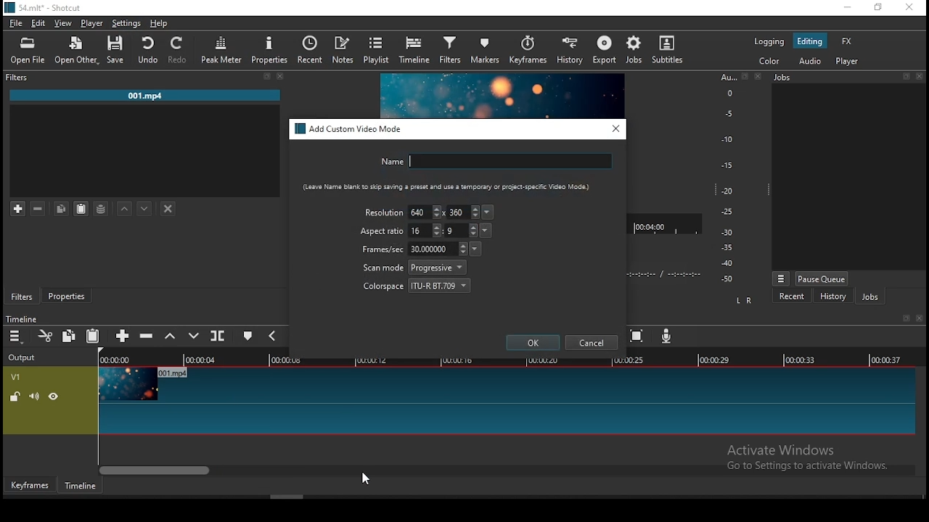 This screenshot has width=929, height=522. I want to click on record audio, so click(667, 336).